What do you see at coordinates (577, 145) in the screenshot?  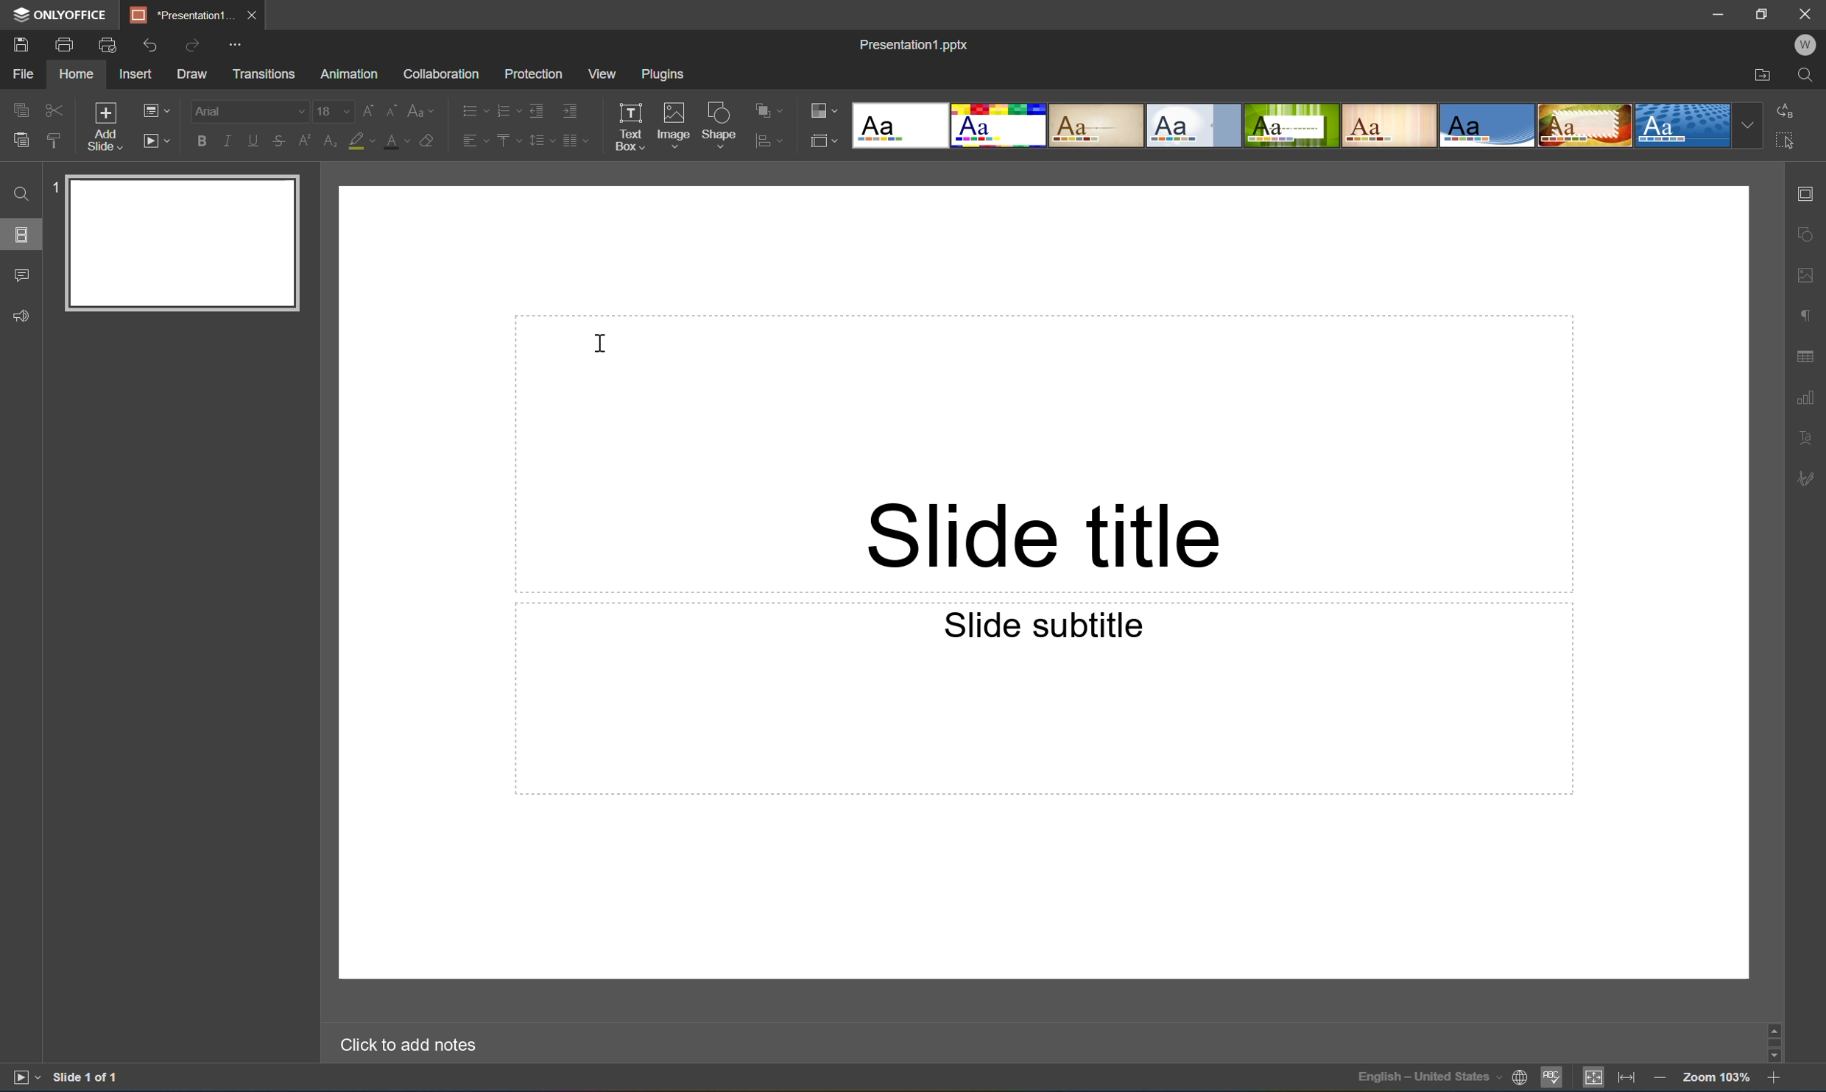 I see `Insert columns` at bounding box center [577, 145].